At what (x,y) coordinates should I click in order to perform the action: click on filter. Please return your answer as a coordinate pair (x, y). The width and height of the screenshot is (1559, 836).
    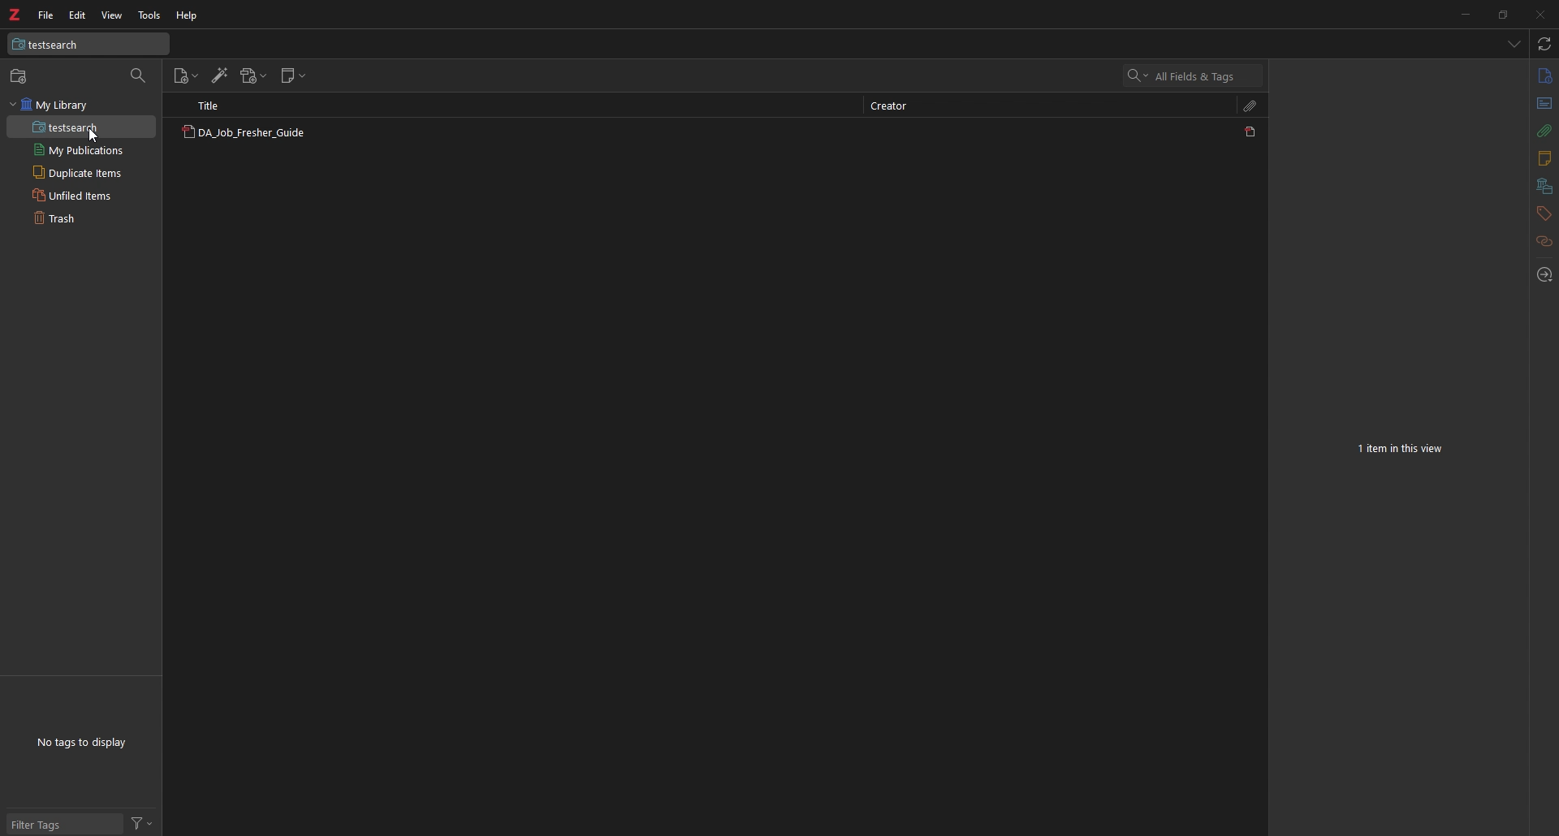
    Looking at the image, I should click on (141, 822).